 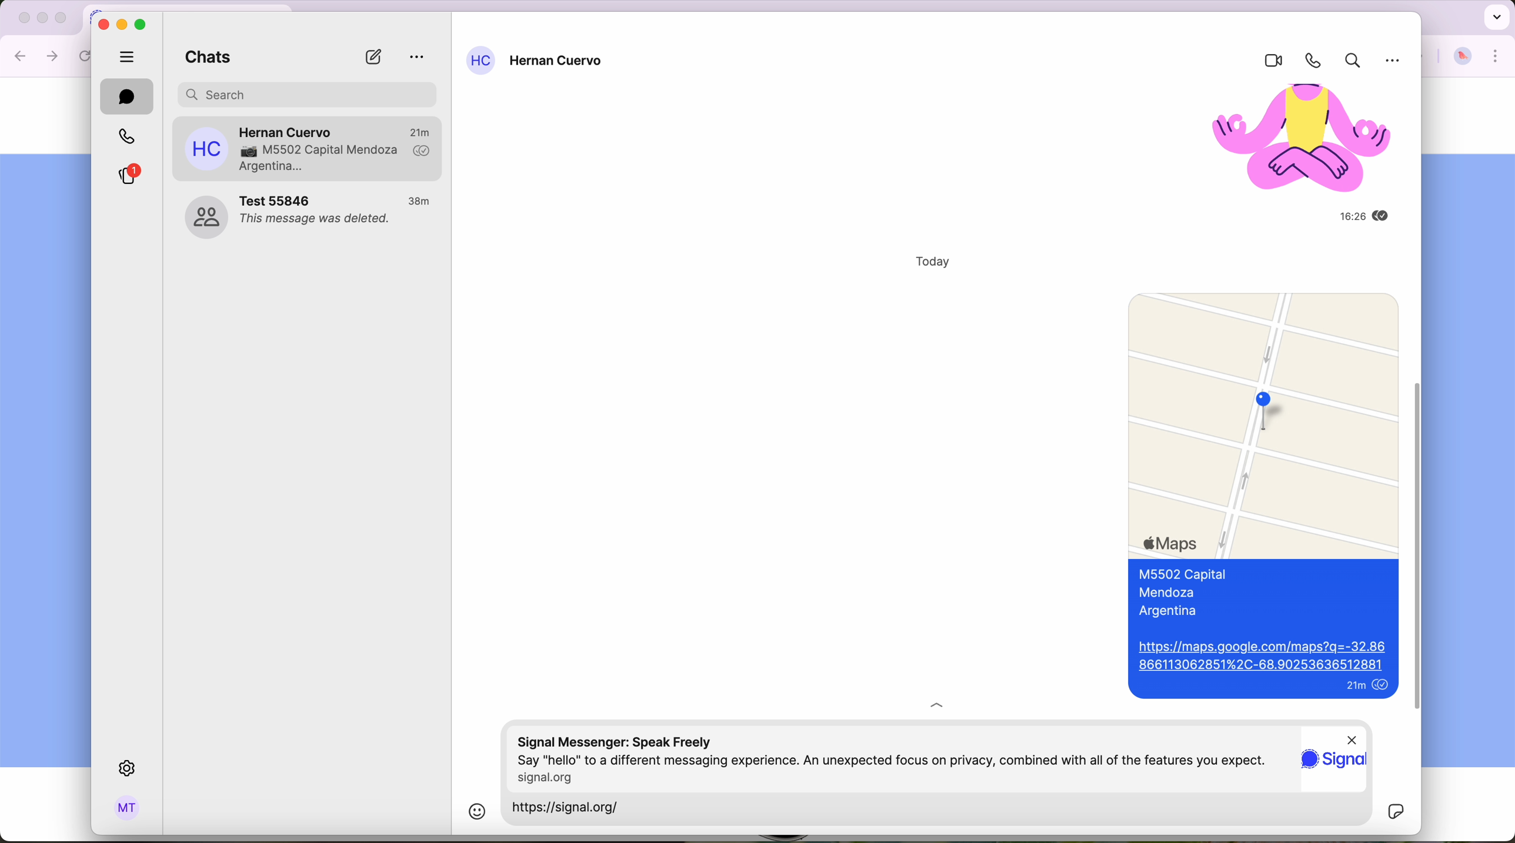 I want to click on calls, so click(x=125, y=137).